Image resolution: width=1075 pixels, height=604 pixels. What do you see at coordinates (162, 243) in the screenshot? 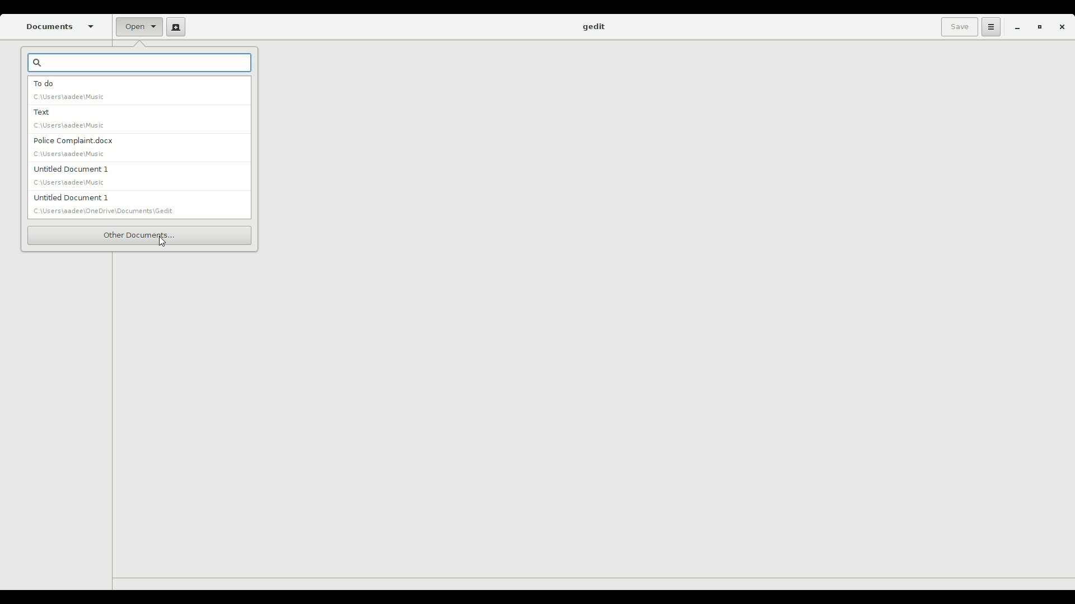
I see `Cursor` at bounding box center [162, 243].